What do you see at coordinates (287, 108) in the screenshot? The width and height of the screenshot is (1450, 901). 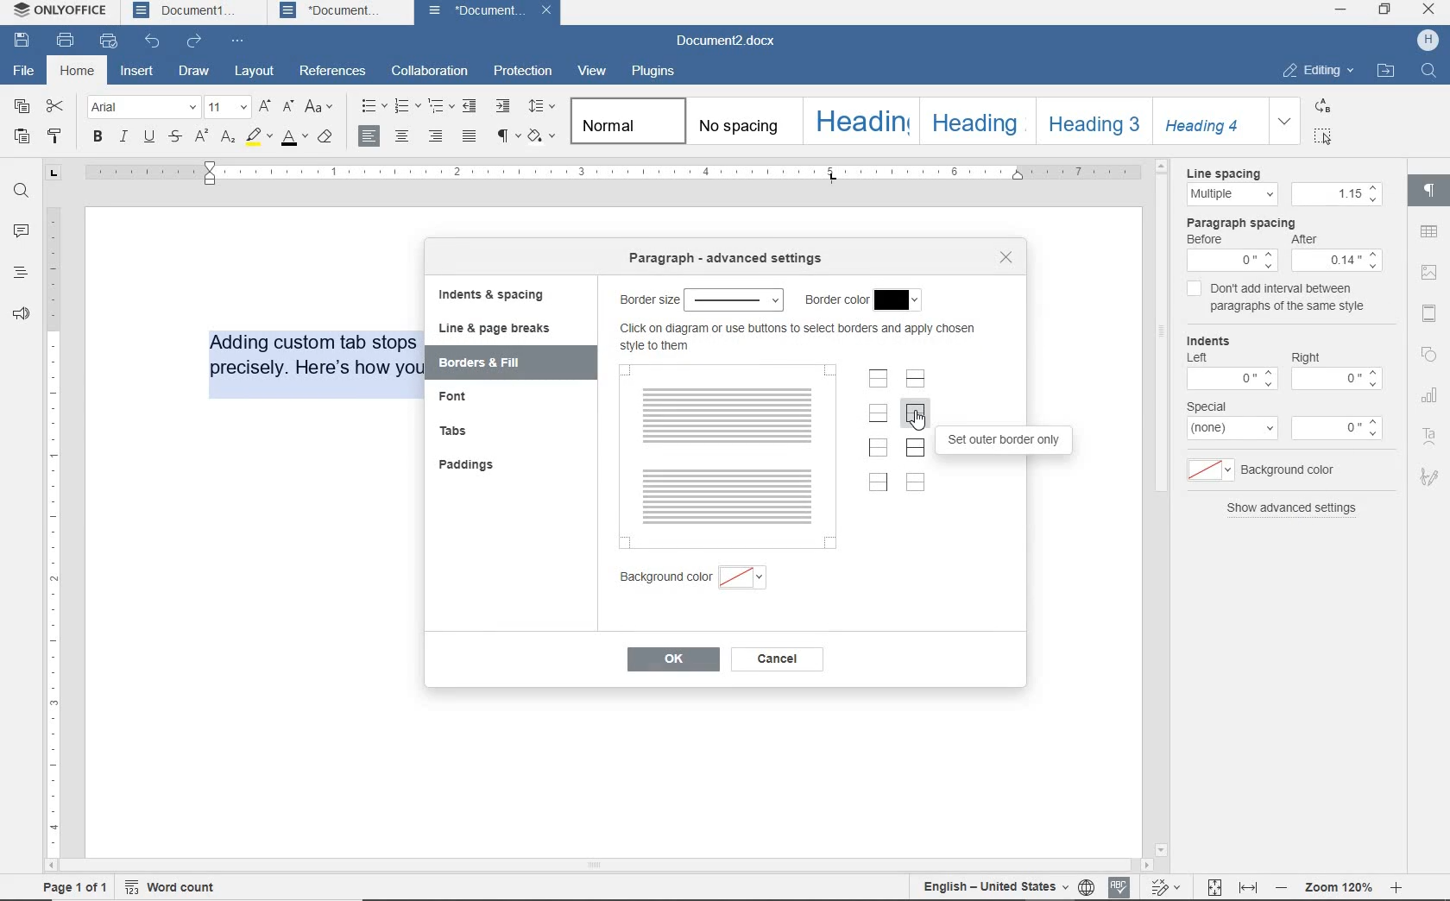 I see `decrement font size` at bounding box center [287, 108].